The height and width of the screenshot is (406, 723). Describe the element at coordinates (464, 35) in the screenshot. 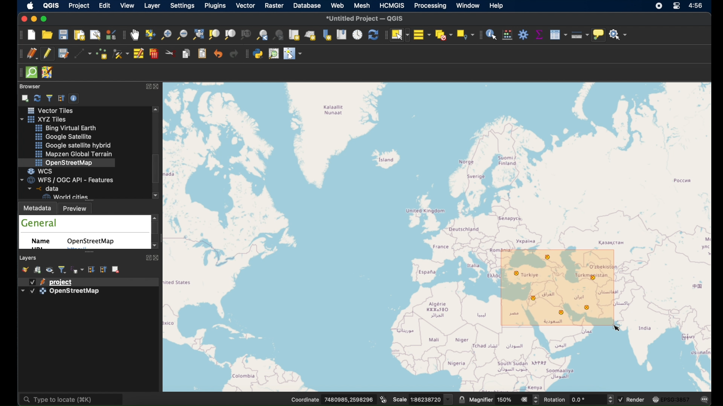

I see `select by location` at that location.